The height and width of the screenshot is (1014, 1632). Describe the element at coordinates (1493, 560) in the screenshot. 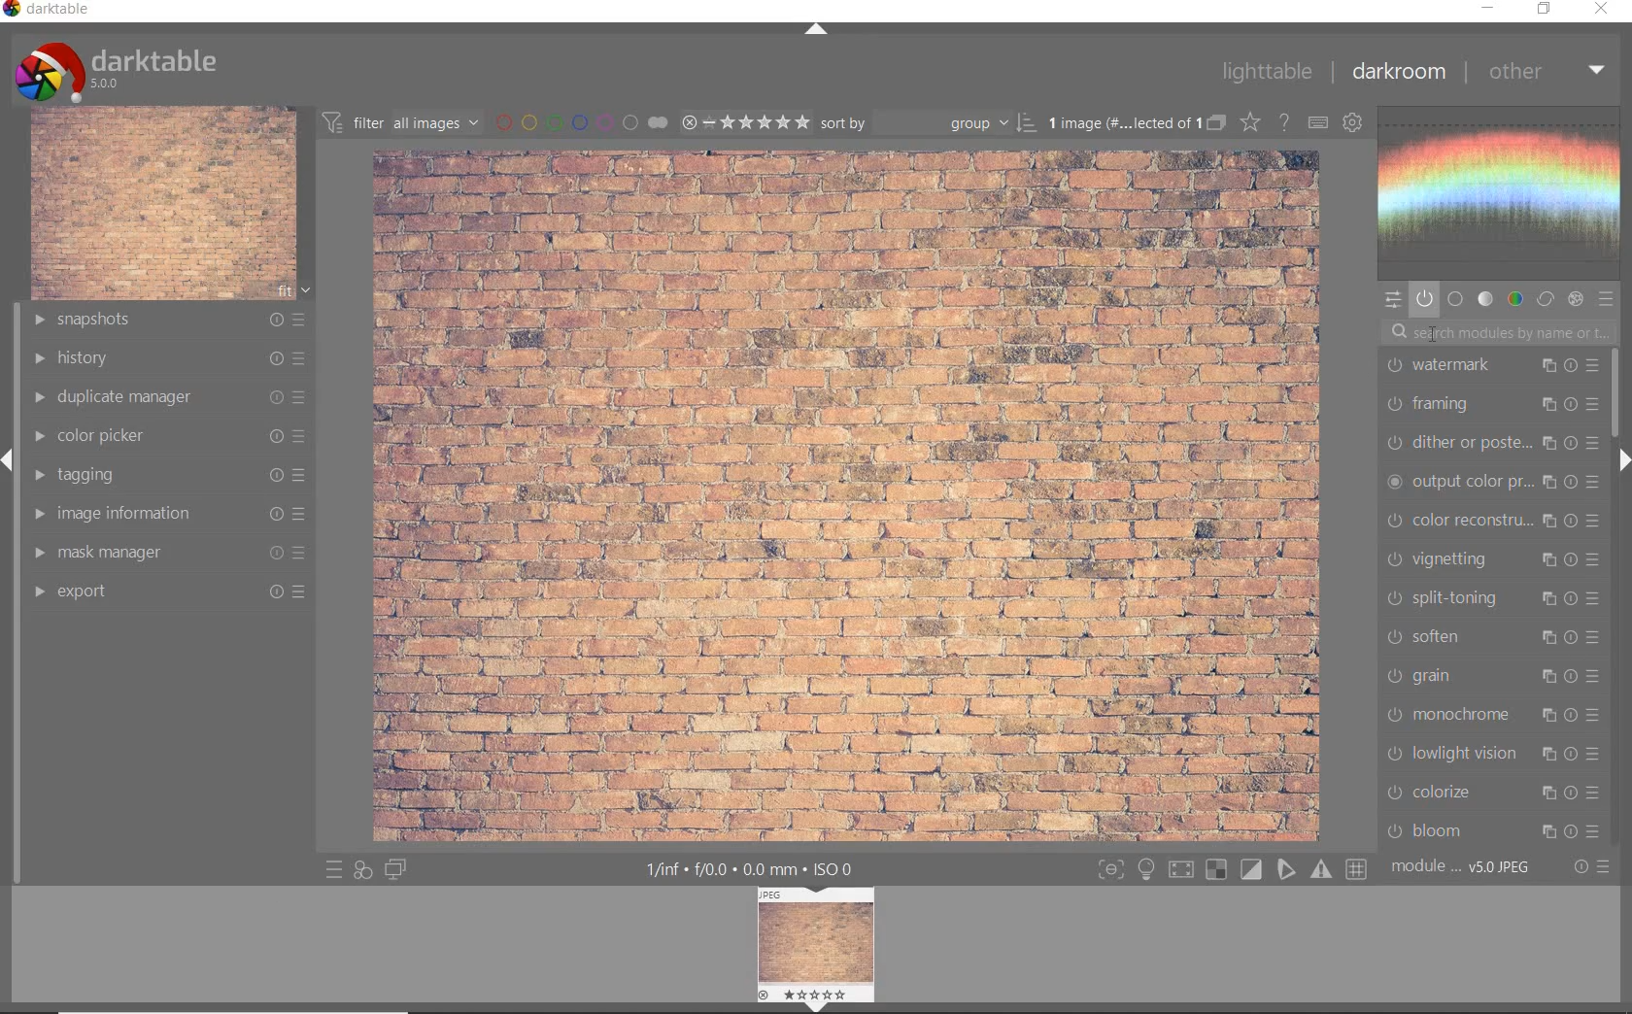

I see `vignetting` at that location.